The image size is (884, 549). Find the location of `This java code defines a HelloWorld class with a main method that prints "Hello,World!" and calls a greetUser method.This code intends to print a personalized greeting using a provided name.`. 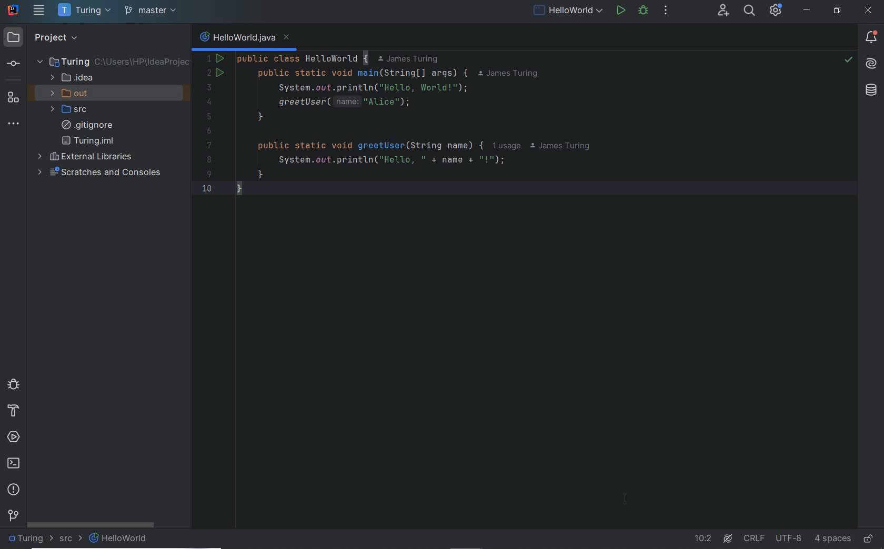

This java code defines a HelloWorld class with a main method that prints "Hello,World!" and calls a greetUser method.This code intends to print a personalized greeting using a provided name. is located at coordinates (445, 130).